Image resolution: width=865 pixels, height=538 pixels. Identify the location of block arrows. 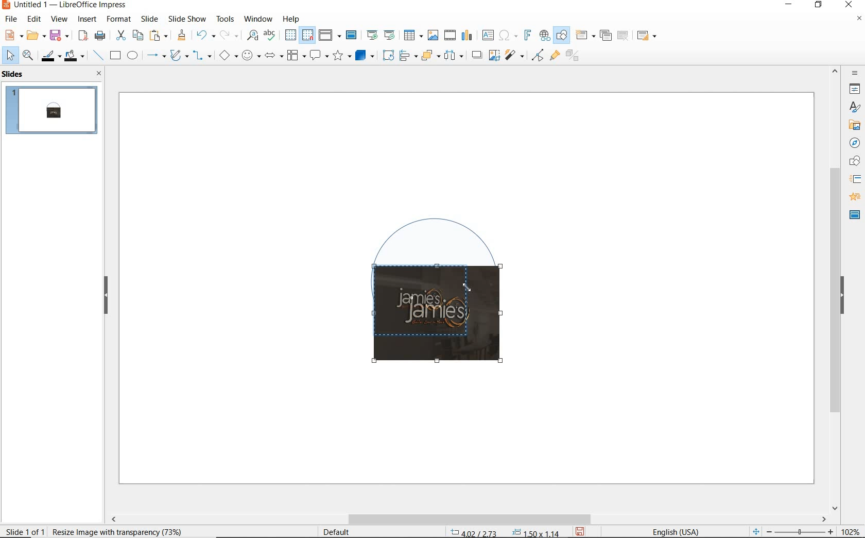
(272, 56).